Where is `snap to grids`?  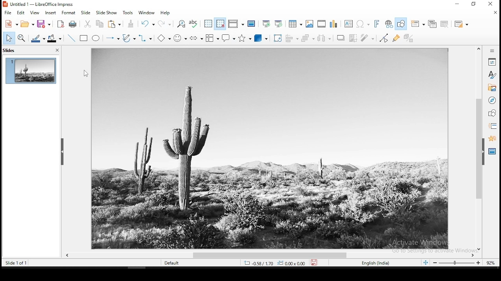
snap to grids is located at coordinates (220, 24).